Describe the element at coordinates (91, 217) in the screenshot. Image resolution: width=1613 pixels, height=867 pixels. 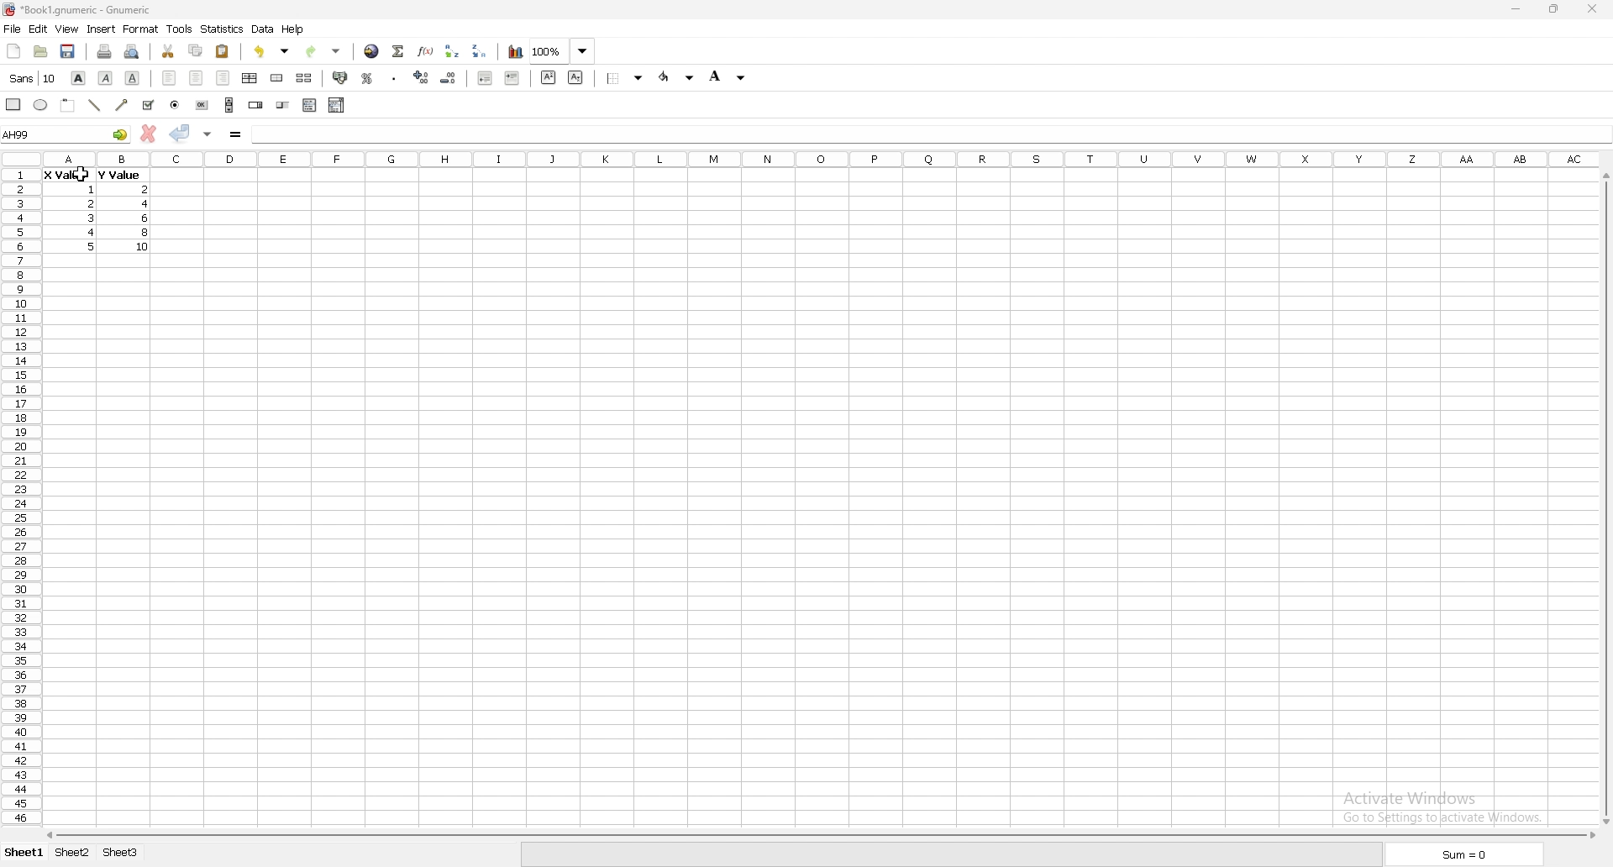
I see `value` at that location.